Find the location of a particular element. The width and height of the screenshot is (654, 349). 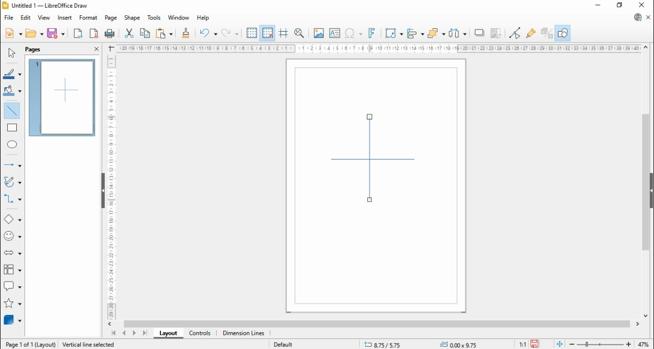

minimize is located at coordinates (598, 6).